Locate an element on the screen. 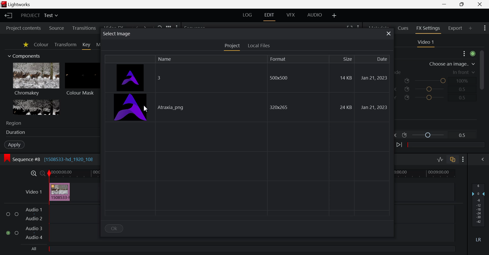 The height and width of the screenshot is (255, 489). Components Section is located at coordinates (26, 55).